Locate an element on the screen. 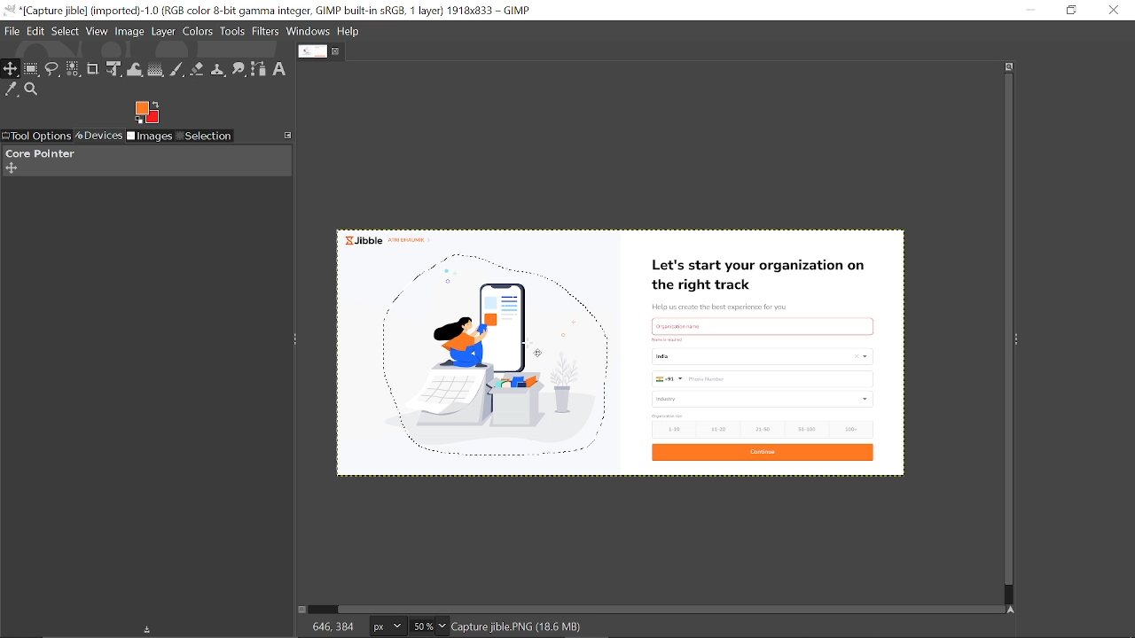 Image resolution: width=1135 pixels, height=638 pixels. Phon Numbers is located at coordinates (763, 379).